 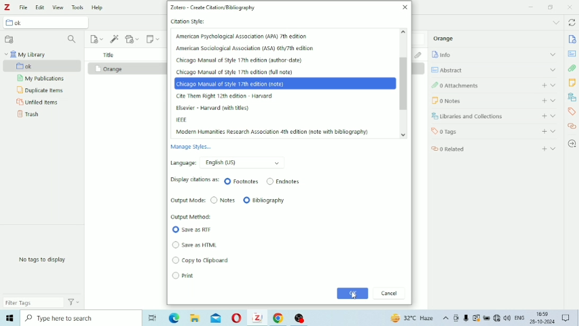 I want to click on Charging, plugged in, so click(x=487, y=318).